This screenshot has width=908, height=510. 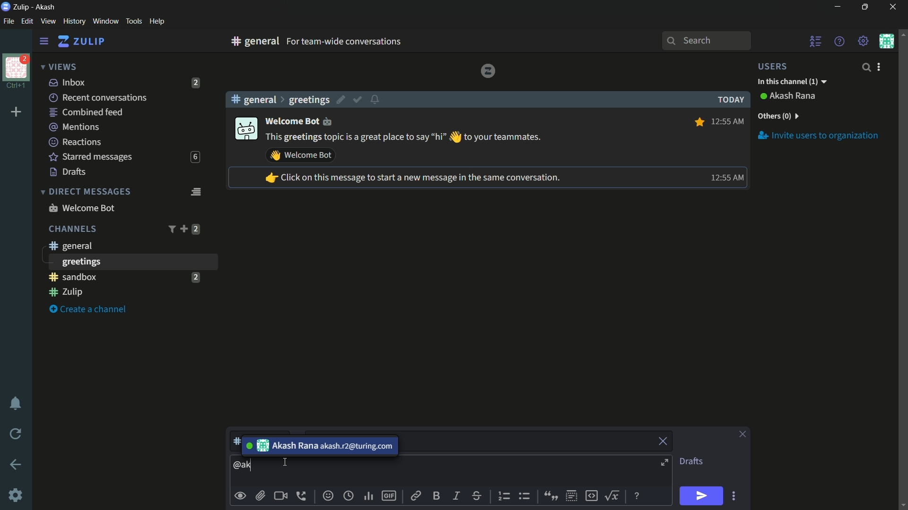 What do you see at coordinates (638, 495) in the screenshot?
I see `message formatting` at bounding box center [638, 495].